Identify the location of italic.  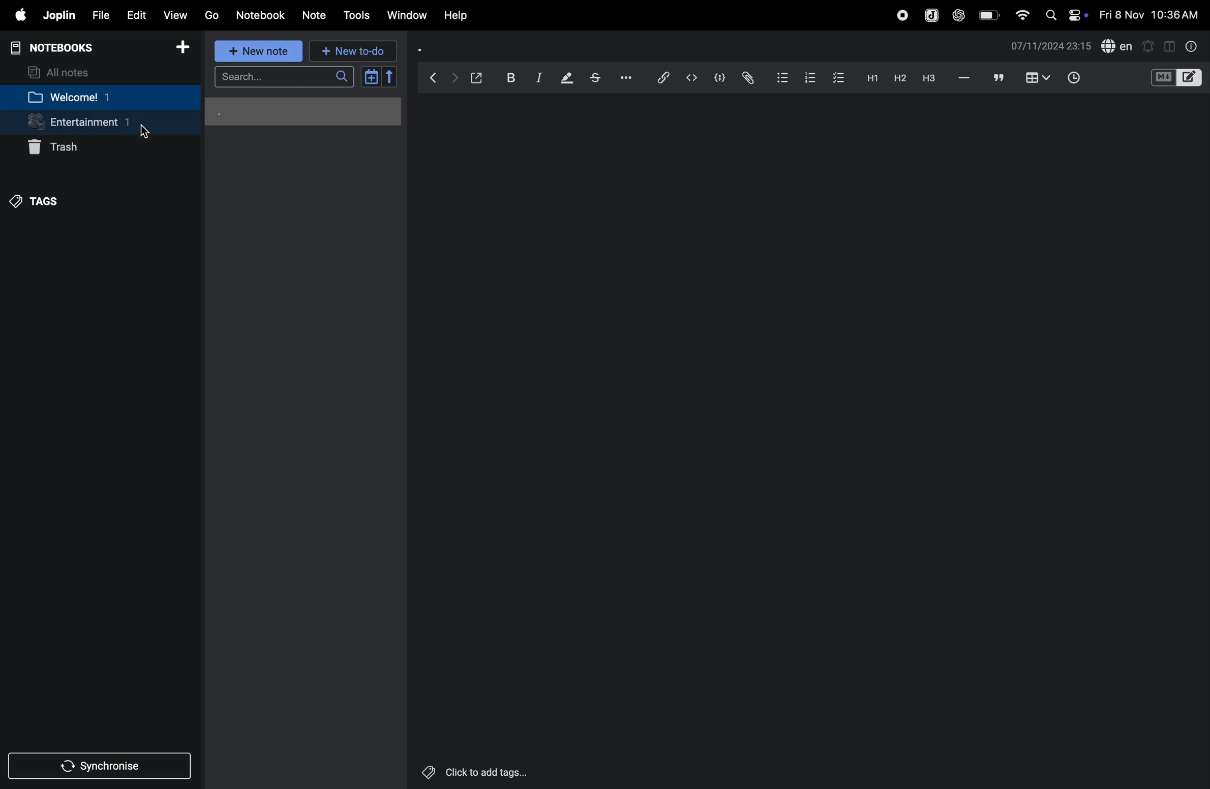
(540, 79).